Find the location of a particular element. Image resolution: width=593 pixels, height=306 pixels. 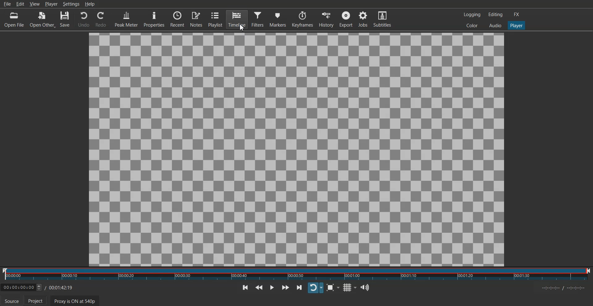

Playlist is located at coordinates (215, 19).